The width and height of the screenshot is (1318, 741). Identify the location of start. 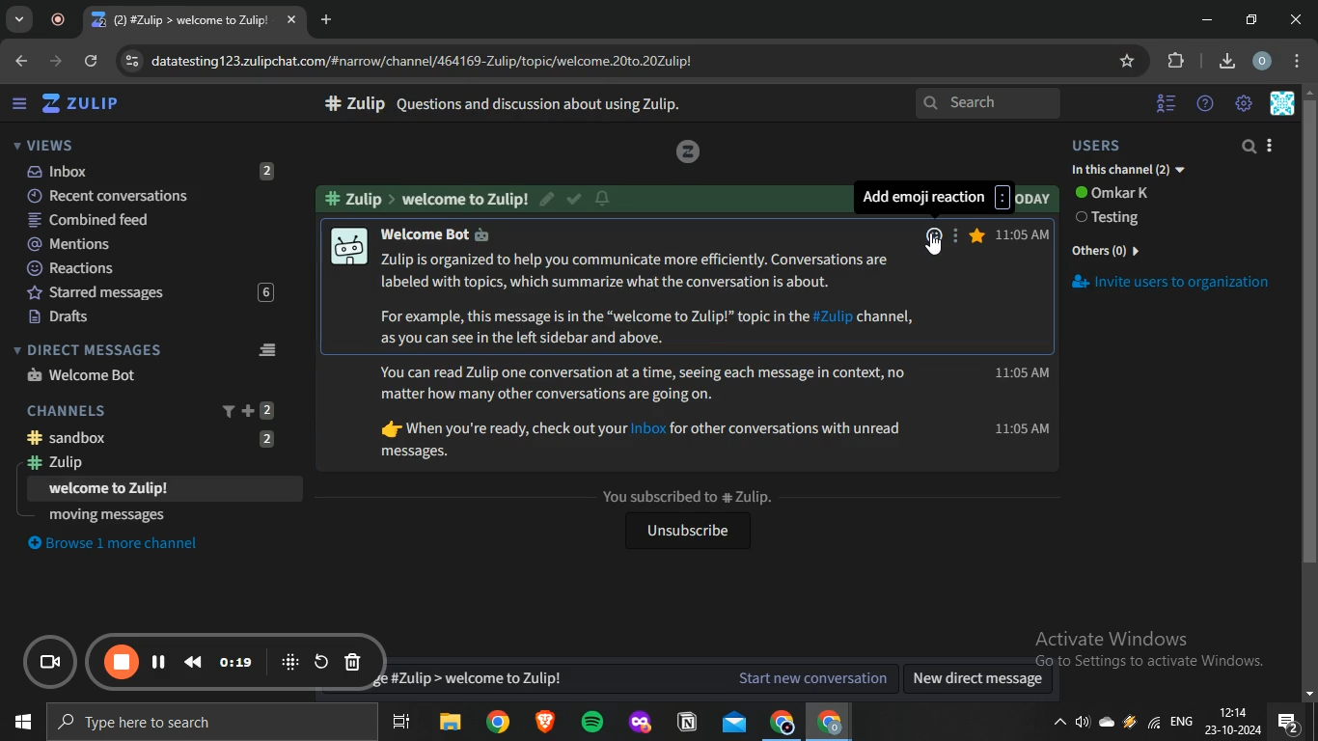
(19, 725).